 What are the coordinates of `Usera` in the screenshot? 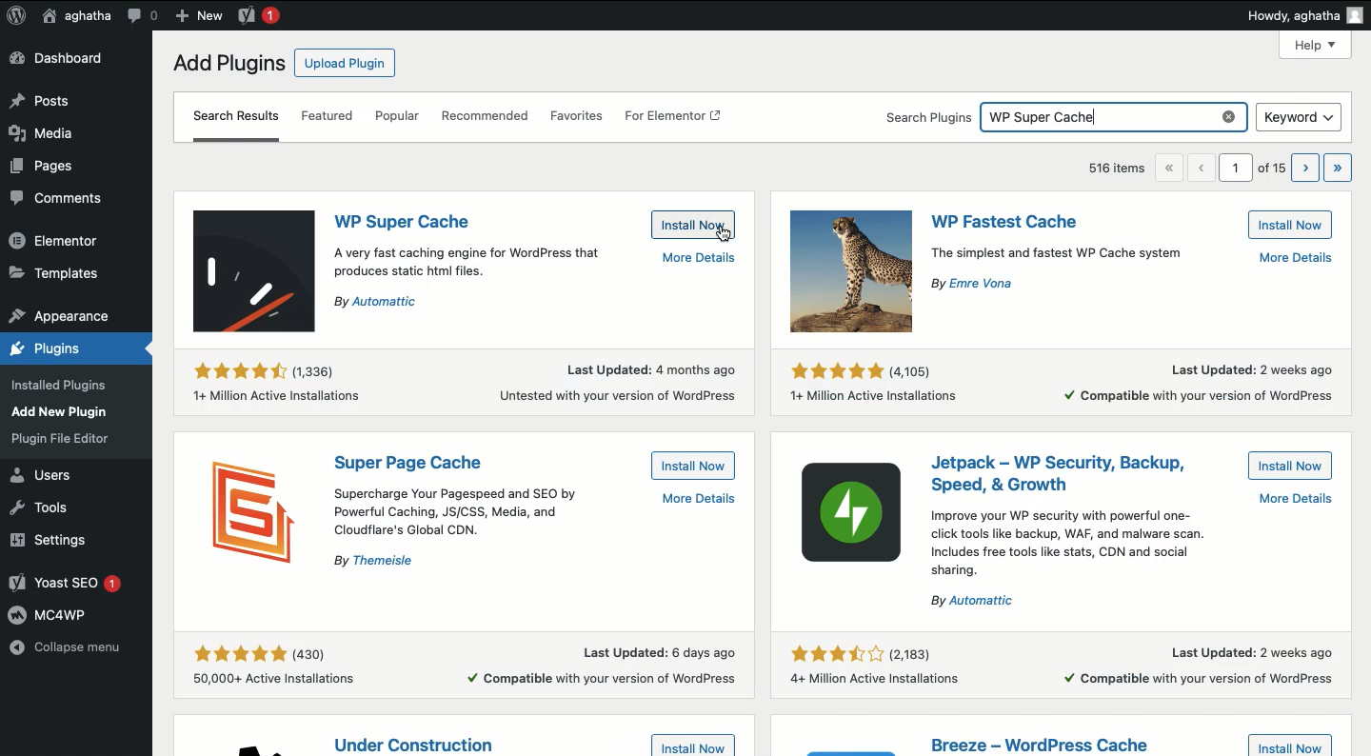 It's located at (76, 16).